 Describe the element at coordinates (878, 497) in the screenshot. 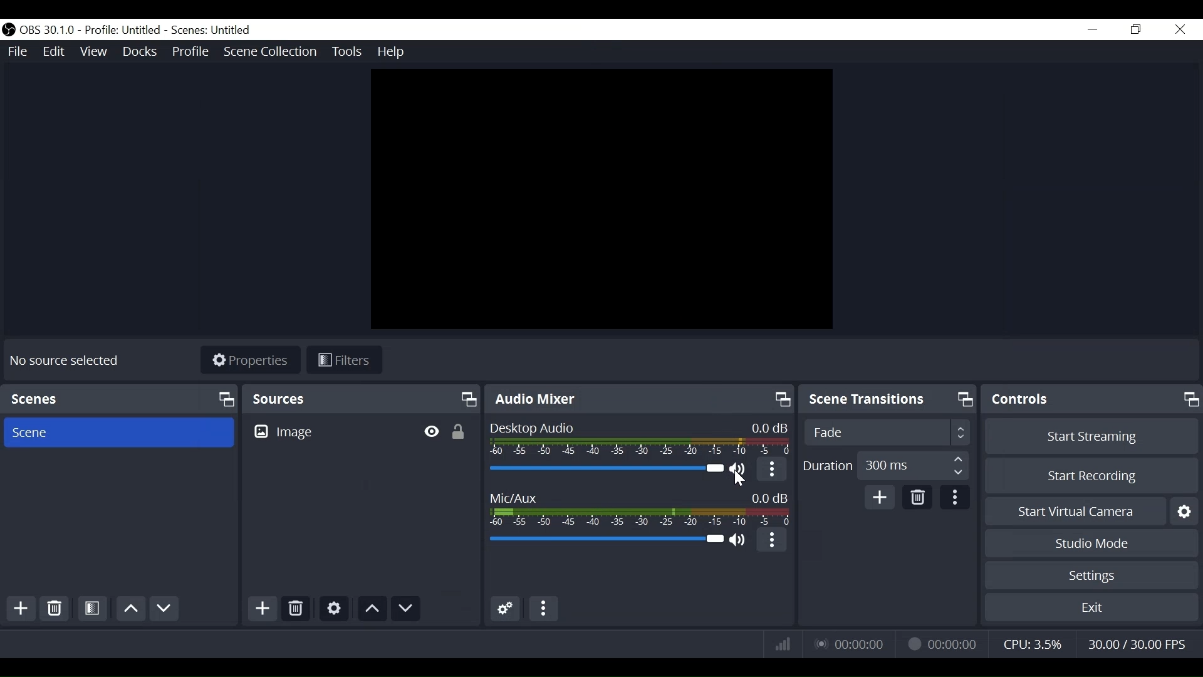

I see `Add` at that location.